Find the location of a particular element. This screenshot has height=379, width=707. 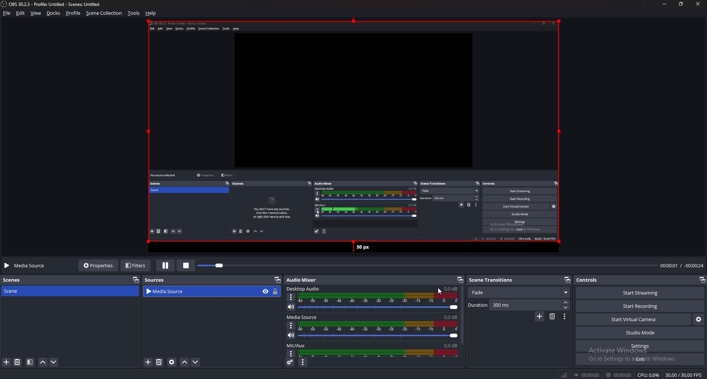

pop out is located at coordinates (134, 279).